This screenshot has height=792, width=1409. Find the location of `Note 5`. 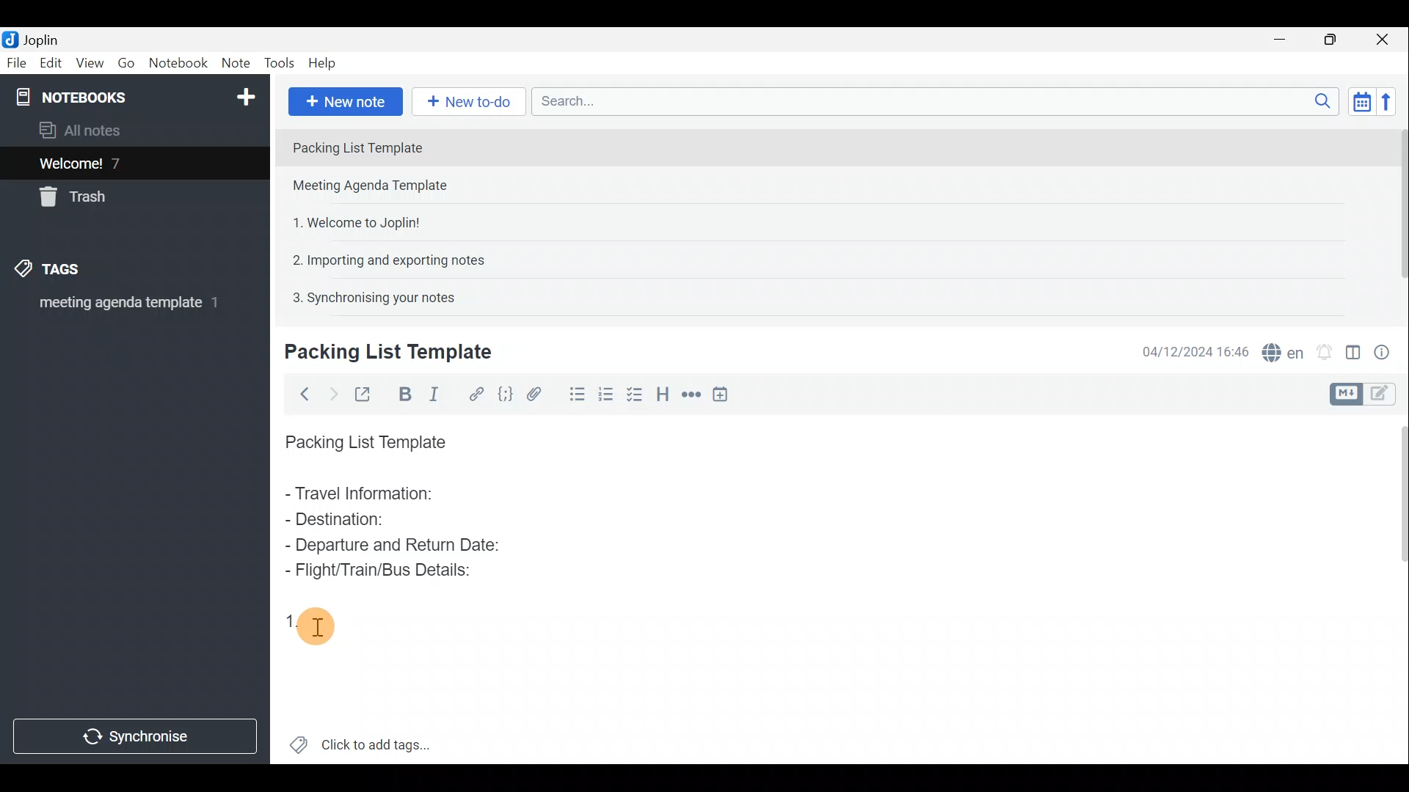

Note 5 is located at coordinates (368, 296).